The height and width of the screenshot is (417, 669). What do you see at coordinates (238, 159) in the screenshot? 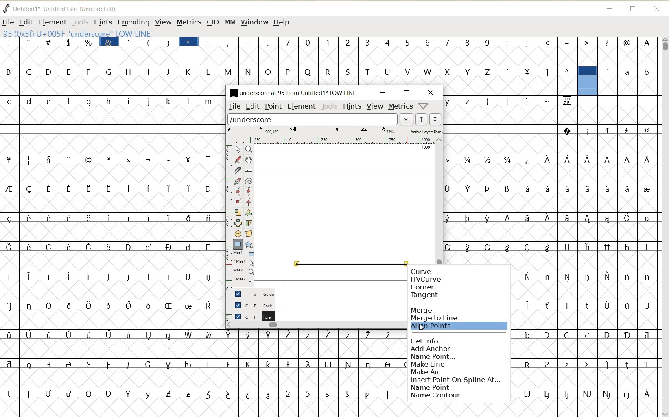
I see `draw a freehand curve` at bounding box center [238, 159].